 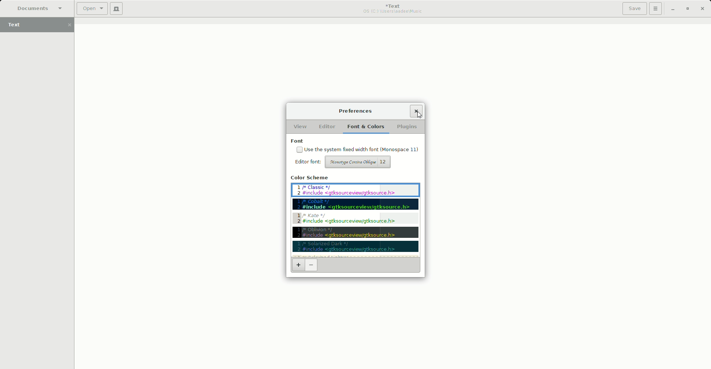 What do you see at coordinates (394, 9) in the screenshot?
I see `Text` at bounding box center [394, 9].